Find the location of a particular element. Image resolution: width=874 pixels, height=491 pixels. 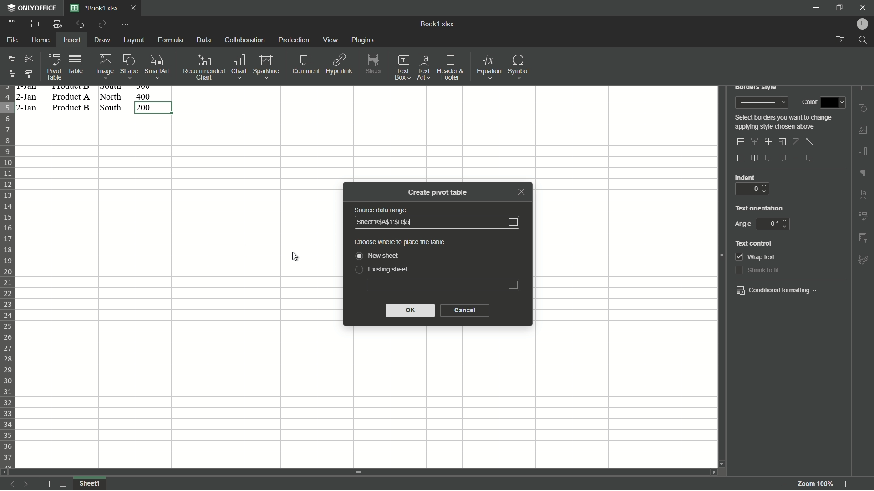

insert table is located at coordinates (864, 87).